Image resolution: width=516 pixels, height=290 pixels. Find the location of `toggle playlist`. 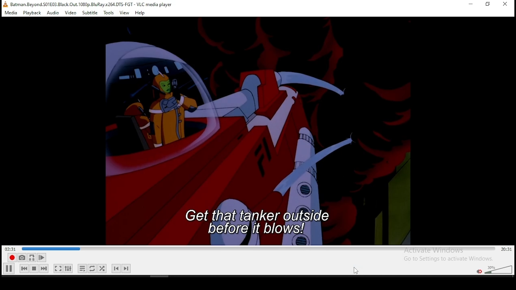

toggle playlist is located at coordinates (82, 268).